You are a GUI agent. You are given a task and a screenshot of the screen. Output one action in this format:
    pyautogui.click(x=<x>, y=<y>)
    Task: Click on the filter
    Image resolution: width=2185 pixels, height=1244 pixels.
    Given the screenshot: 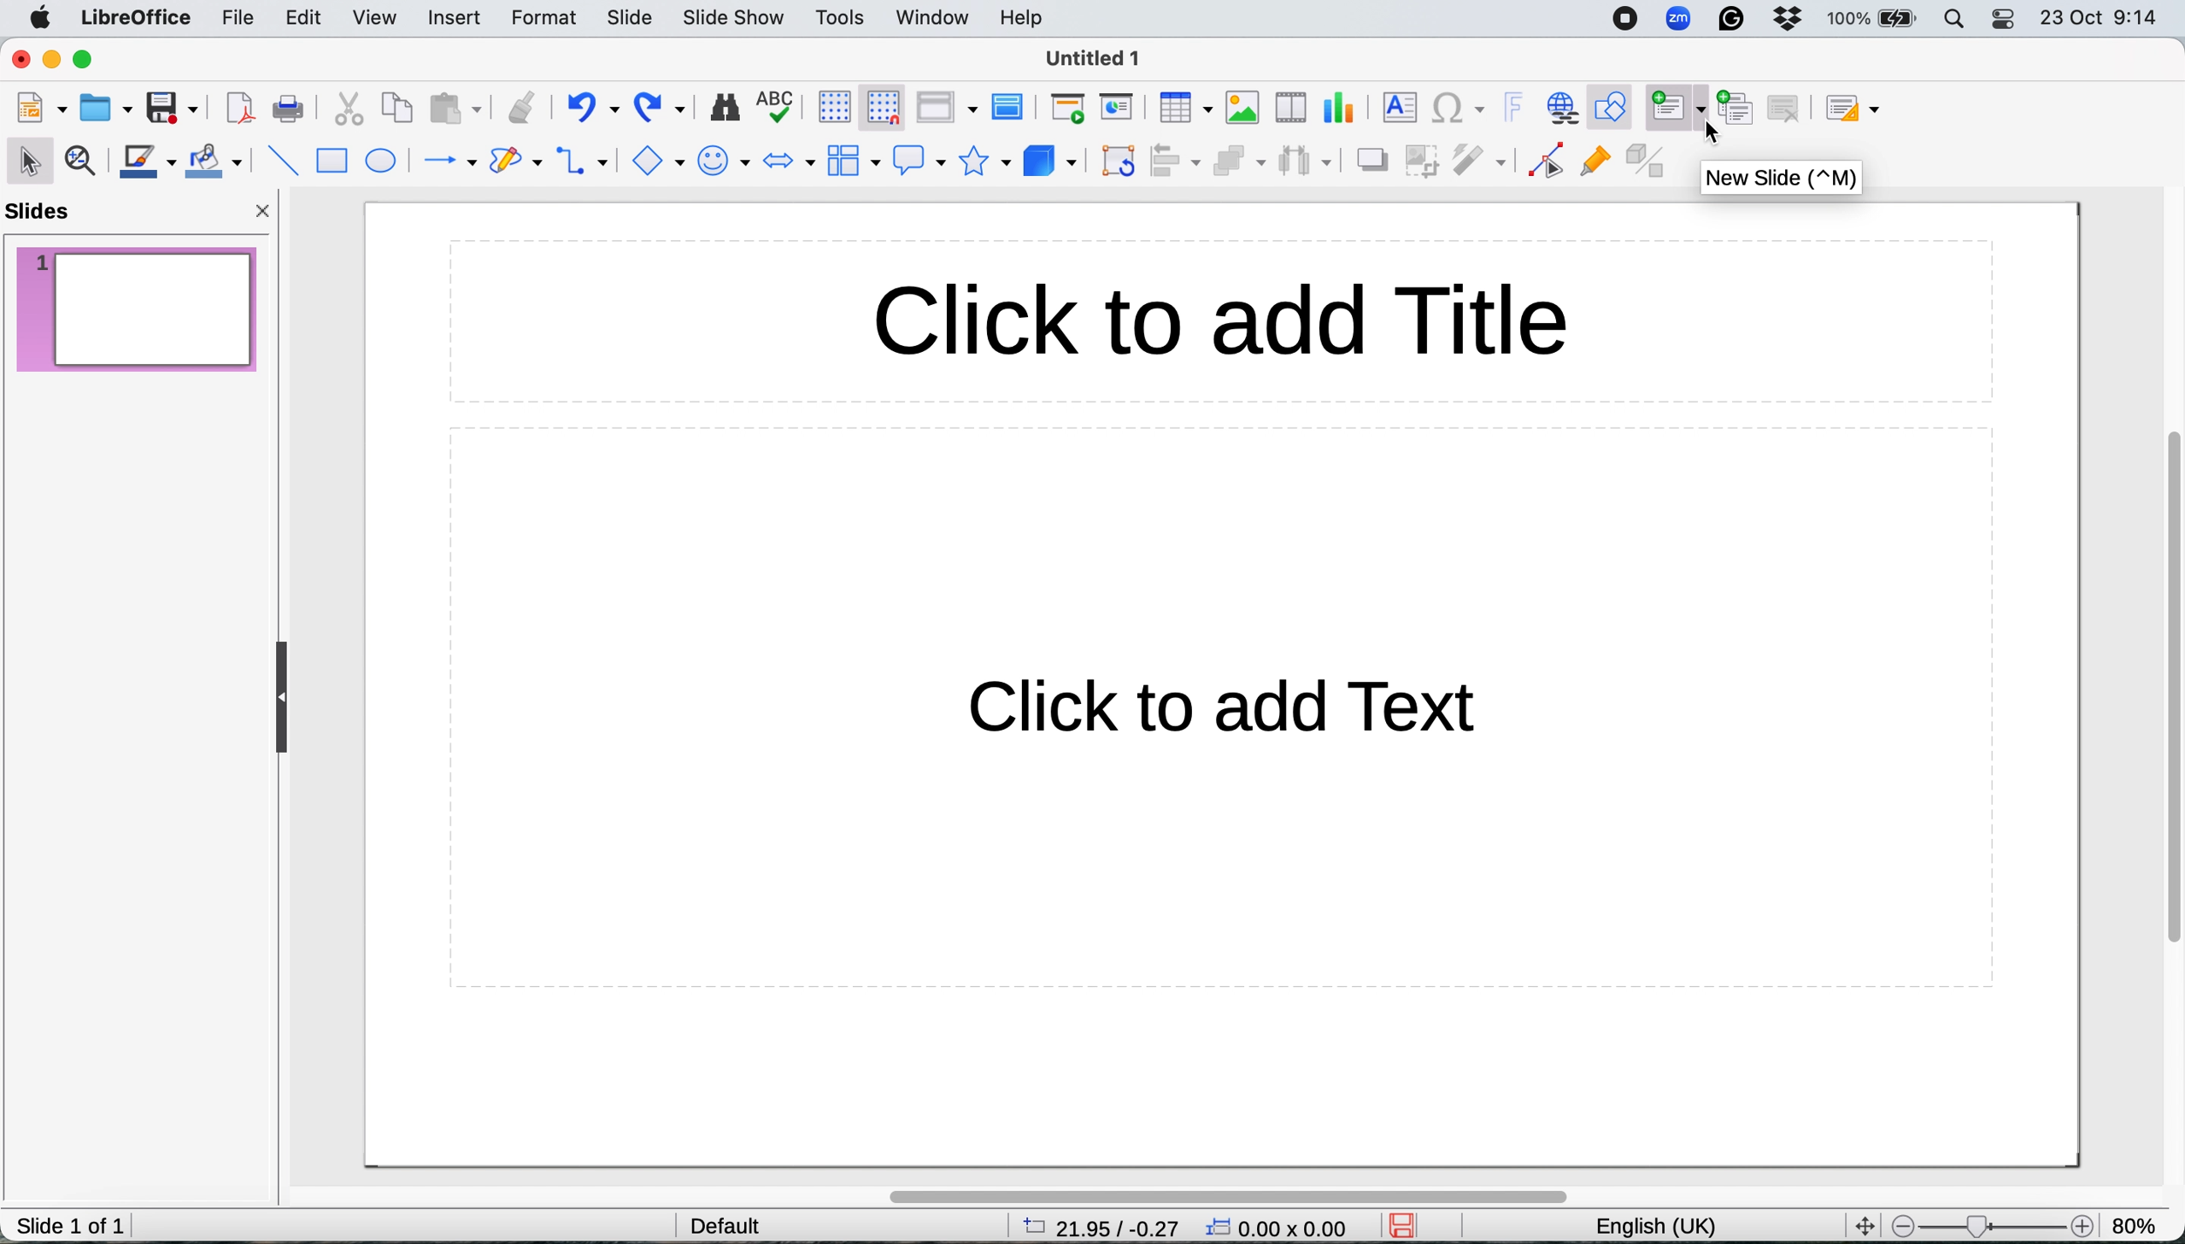 What is the action you would take?
    pyautogui.click(x=1477, y=159)
    